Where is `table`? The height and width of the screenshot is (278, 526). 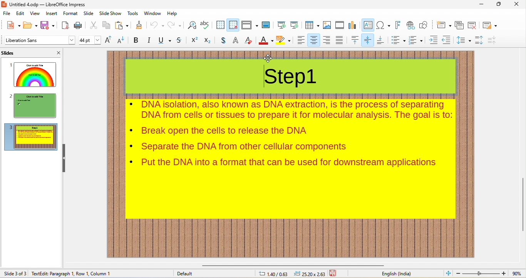
table is located at coordinates (311, 25).